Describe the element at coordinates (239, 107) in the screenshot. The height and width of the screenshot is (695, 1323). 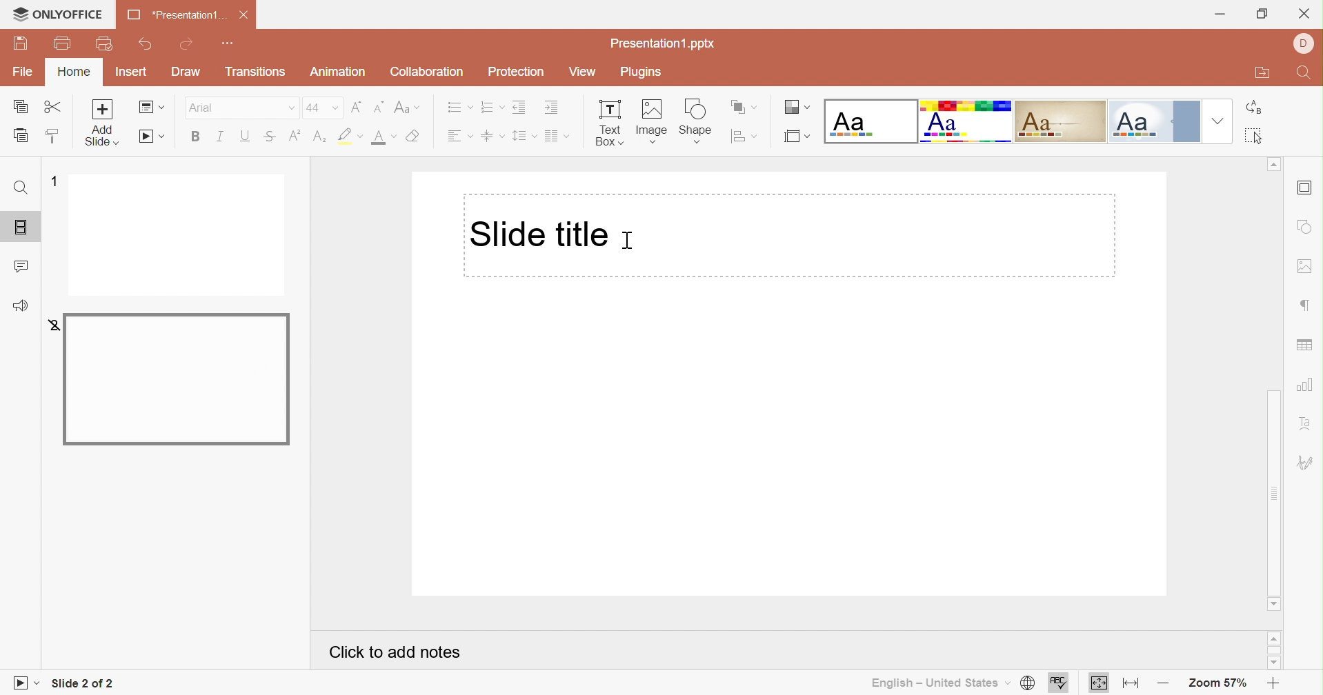
I see `Font` at that location.